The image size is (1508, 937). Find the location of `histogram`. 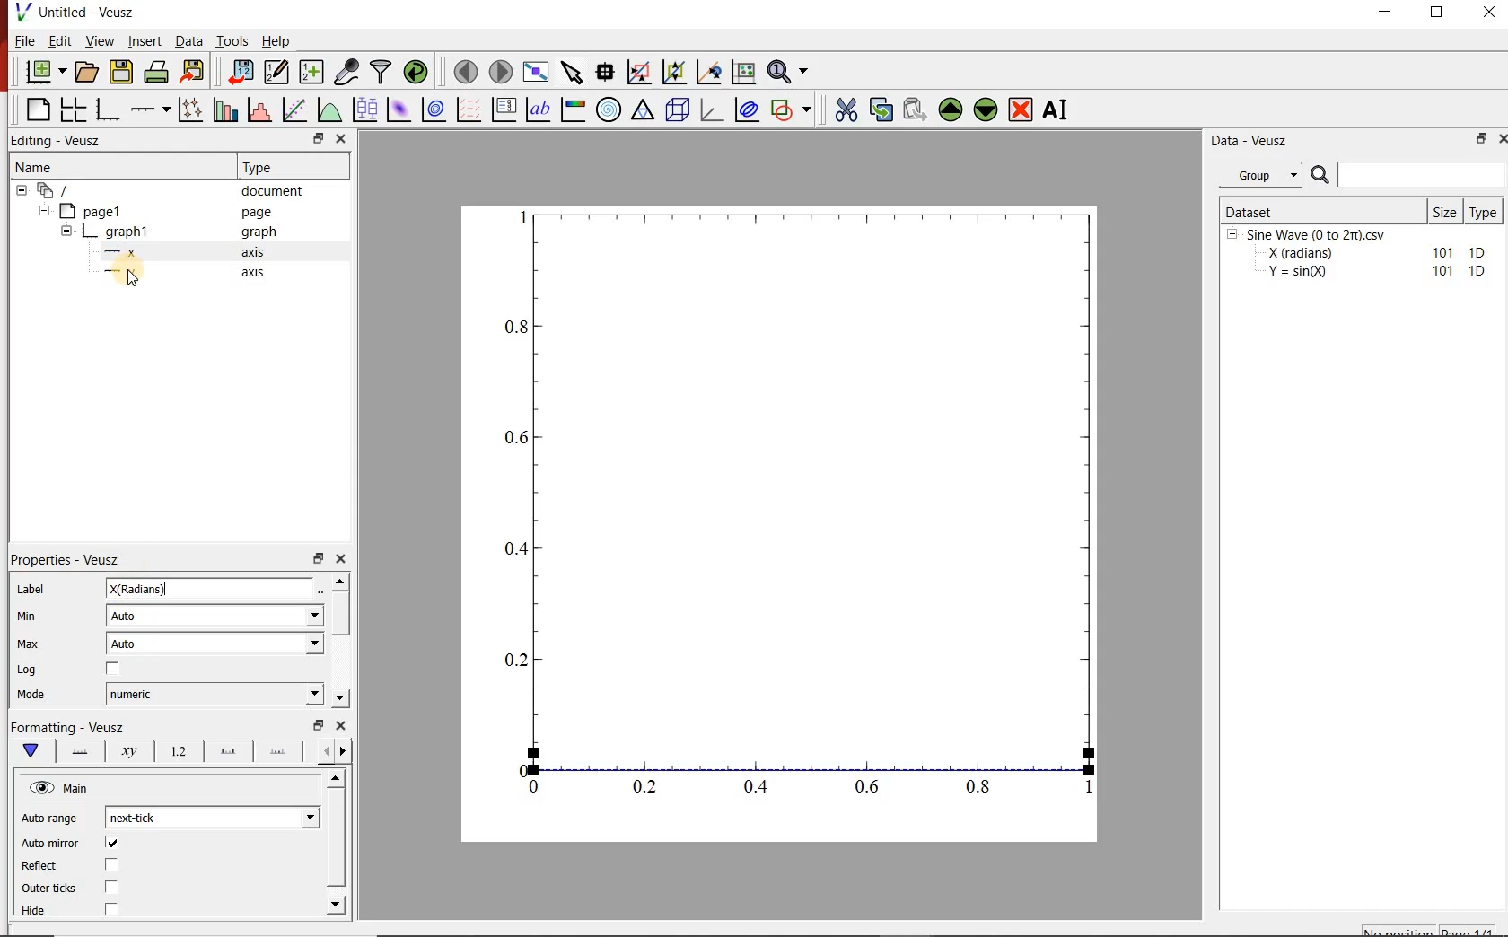

histogram is located at coordinates (261, 109).